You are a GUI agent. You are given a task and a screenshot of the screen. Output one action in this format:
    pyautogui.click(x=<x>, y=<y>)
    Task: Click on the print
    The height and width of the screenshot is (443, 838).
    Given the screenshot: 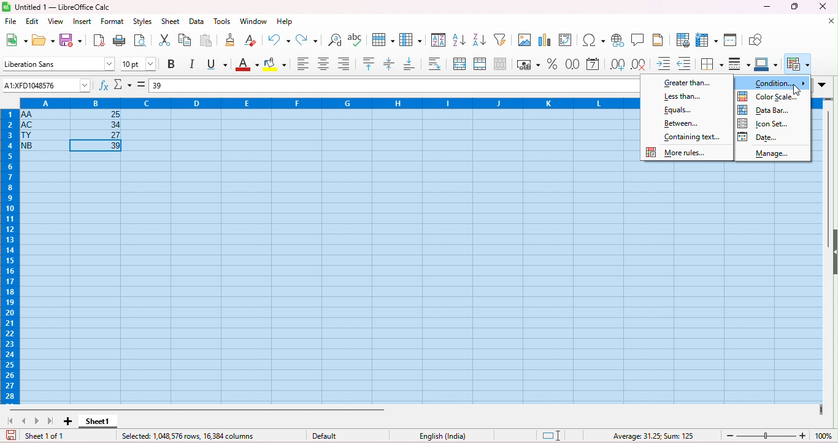 What is the action you would take?
    pyautogui.click(x=119, y=40)
    